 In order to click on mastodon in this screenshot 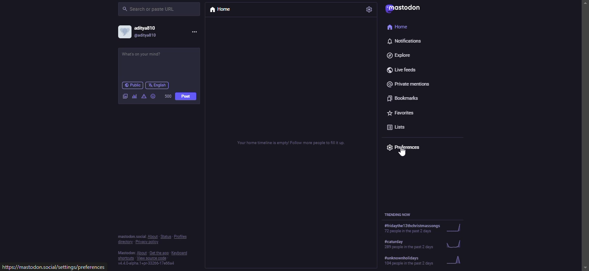, I will do `click(404, 9)`.